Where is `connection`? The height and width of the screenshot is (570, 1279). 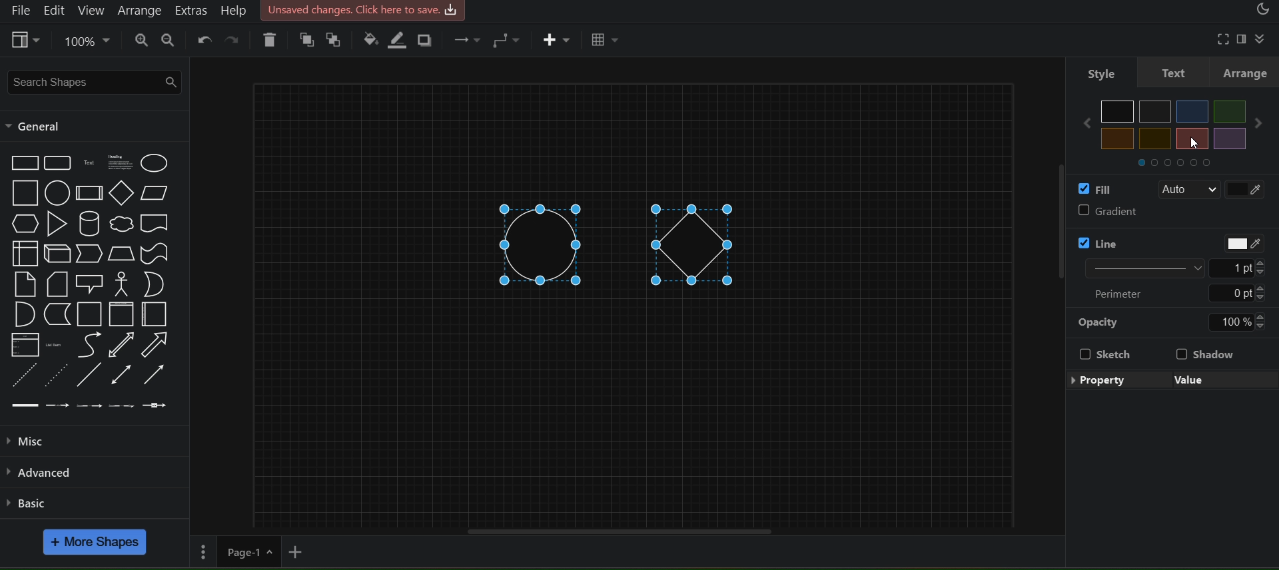
connection is located at coordinates (508, 41).